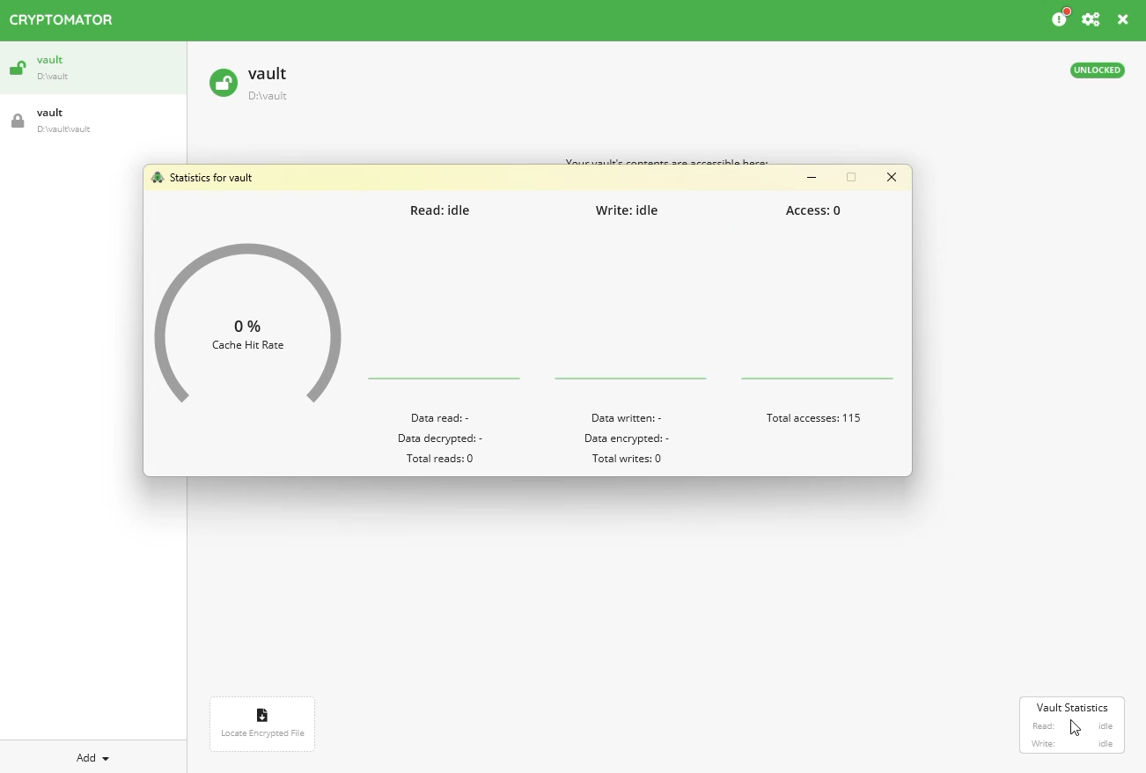 The width and height of the screenshot is (1146, 773). What do you see at coordinates (812, 178) in the screenshot?
I see `minimize` at bounding box center [812, 178].